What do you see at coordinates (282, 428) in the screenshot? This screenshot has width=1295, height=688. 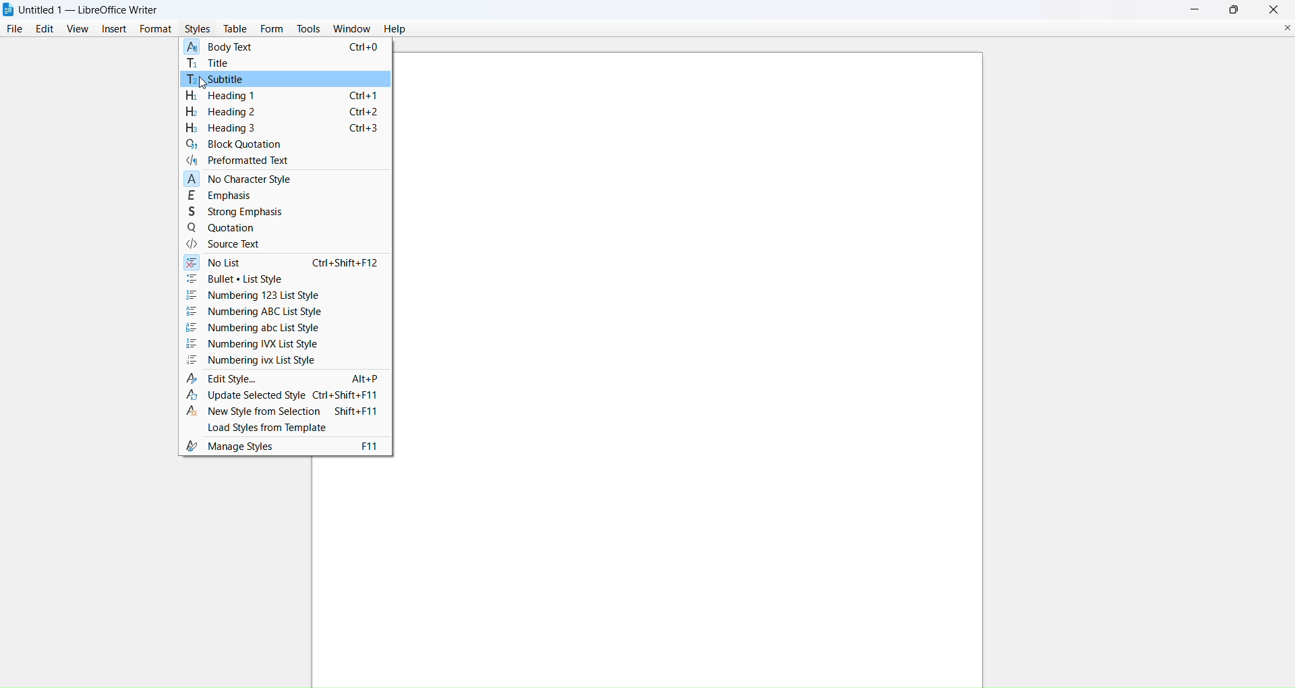 I see `load styles from template` at bounding box center [282, 428].